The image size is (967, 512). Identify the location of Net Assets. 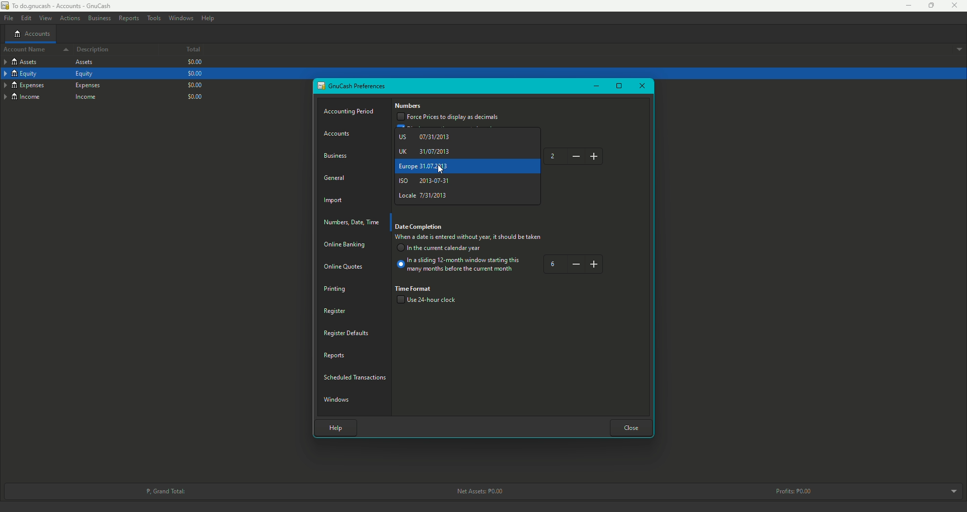
(477, 491).